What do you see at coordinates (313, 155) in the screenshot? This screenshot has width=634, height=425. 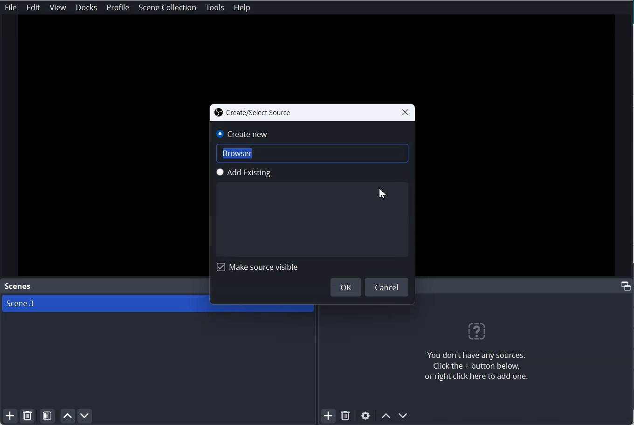 I see `New source name` at bounding box center [313, 155].